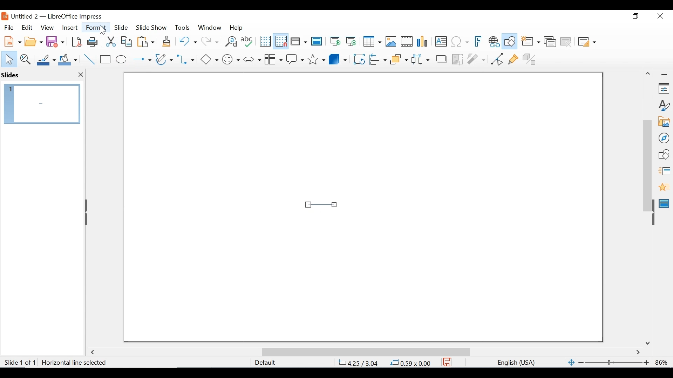  I want to click on Rotate, so click(358, 59).